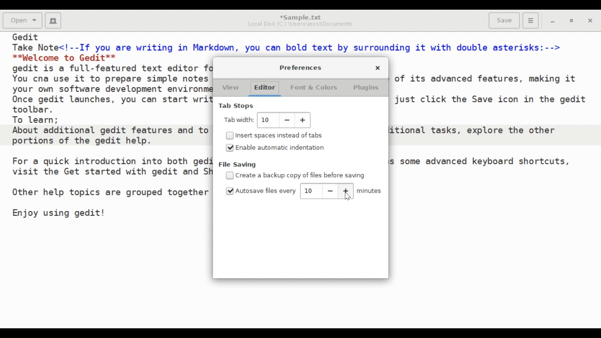 The height and width of the screenshot is (338, 601). What do you see at coordinates (53, 21) in the screenshot?
I see `Create a new document` at bounding box center [53, 21].